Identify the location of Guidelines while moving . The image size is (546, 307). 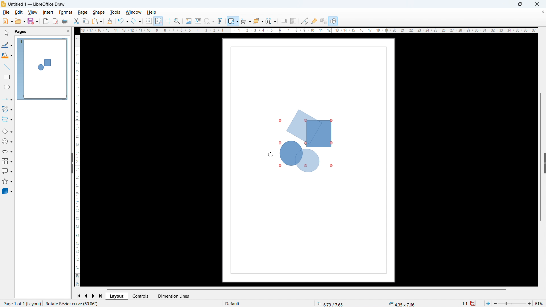
(168, 21).